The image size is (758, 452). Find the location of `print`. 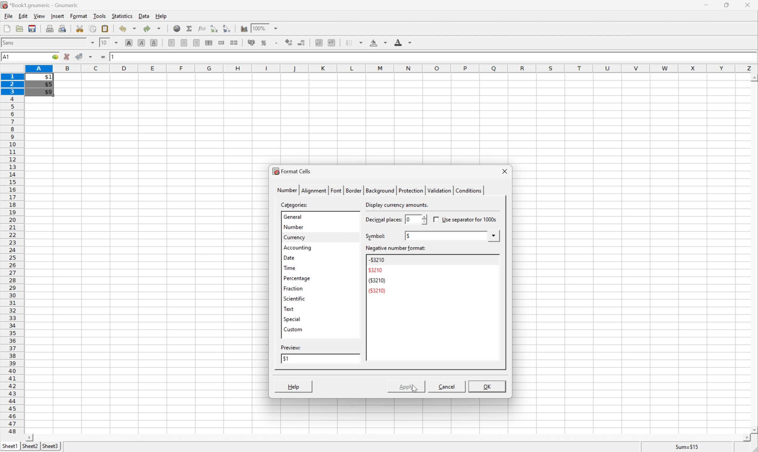

print is located at coordinates (49, 27).